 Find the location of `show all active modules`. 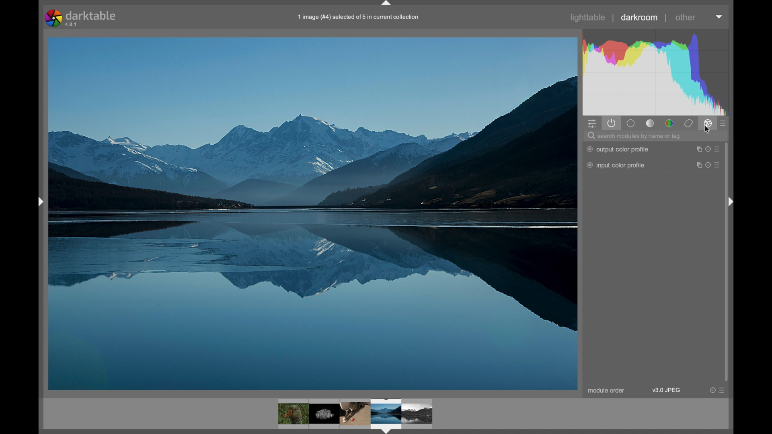

show all active modules is located at coordinates (612, 123).